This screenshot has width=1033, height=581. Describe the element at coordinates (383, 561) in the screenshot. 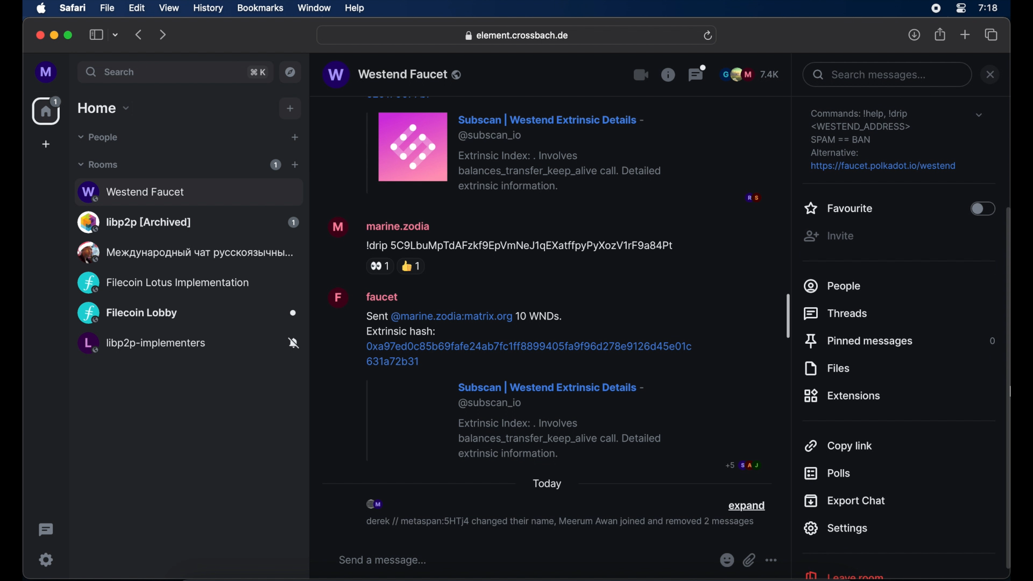

I see `send a message` at that location.